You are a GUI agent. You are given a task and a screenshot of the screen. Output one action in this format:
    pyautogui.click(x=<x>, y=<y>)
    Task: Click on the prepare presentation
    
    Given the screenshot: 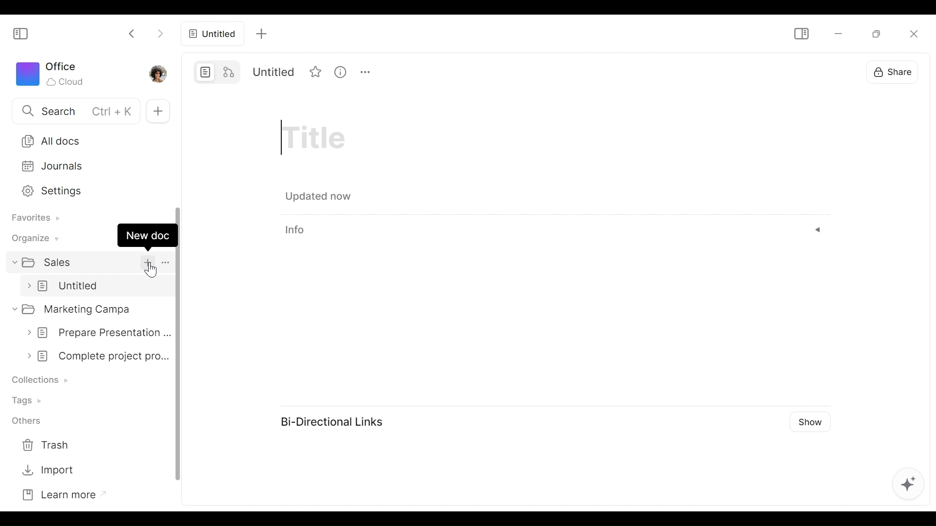 What is the action you would take?
    pyautogui.click(x=98, y=331)
    